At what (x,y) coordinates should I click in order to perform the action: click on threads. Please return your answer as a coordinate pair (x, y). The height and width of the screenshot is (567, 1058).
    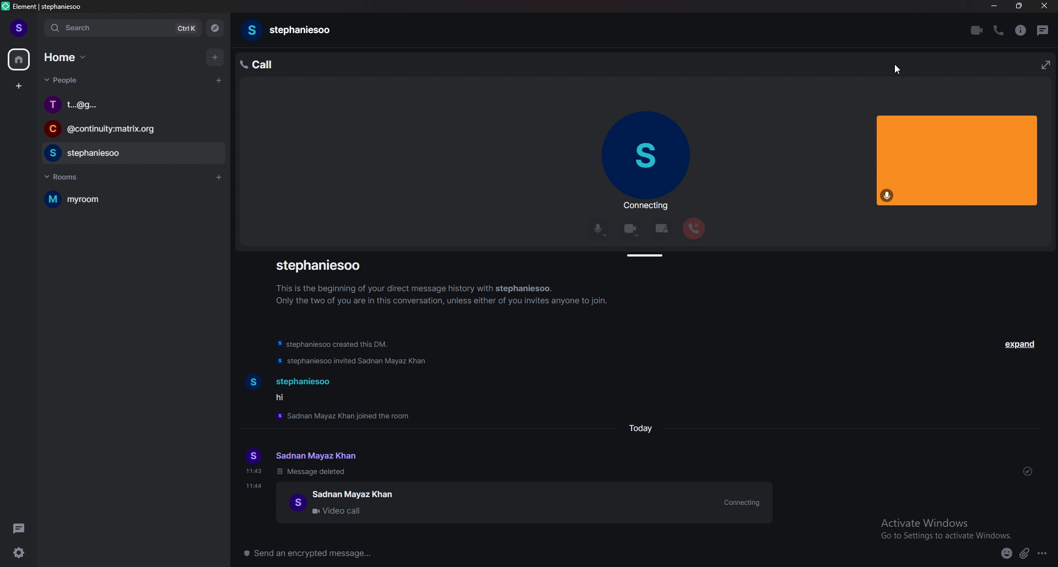
    Looking at the image, I should click on (1046, 30).